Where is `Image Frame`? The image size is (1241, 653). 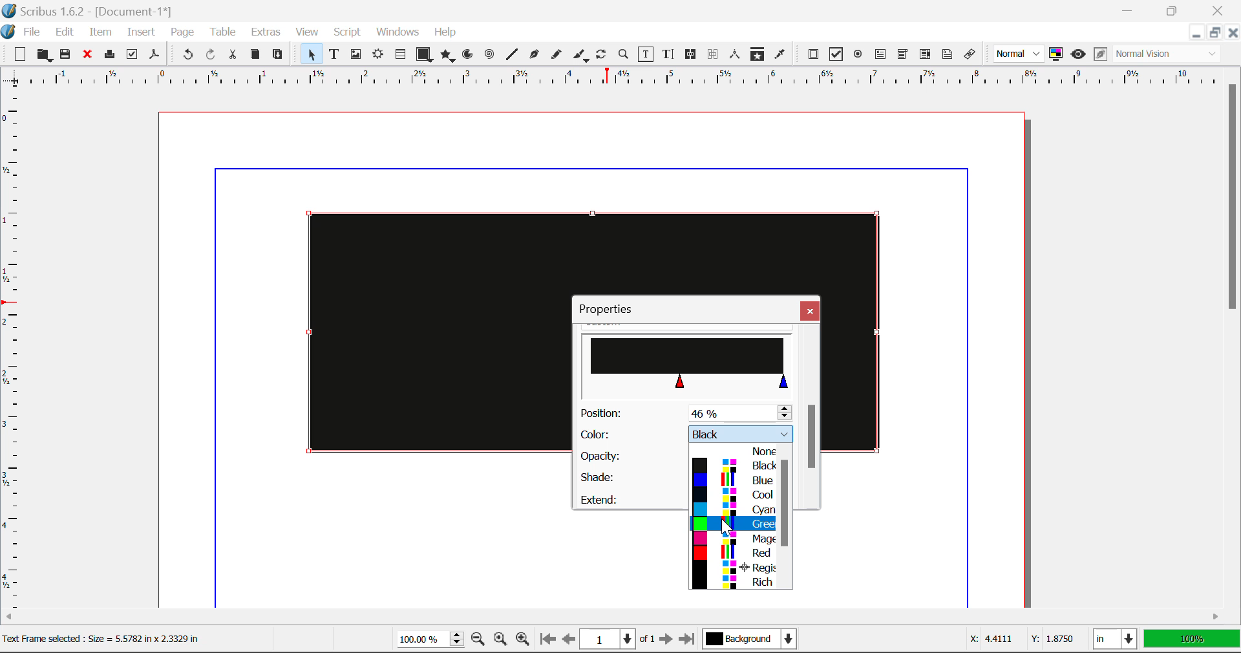 Image Frame is located at coordinates (355, 56).